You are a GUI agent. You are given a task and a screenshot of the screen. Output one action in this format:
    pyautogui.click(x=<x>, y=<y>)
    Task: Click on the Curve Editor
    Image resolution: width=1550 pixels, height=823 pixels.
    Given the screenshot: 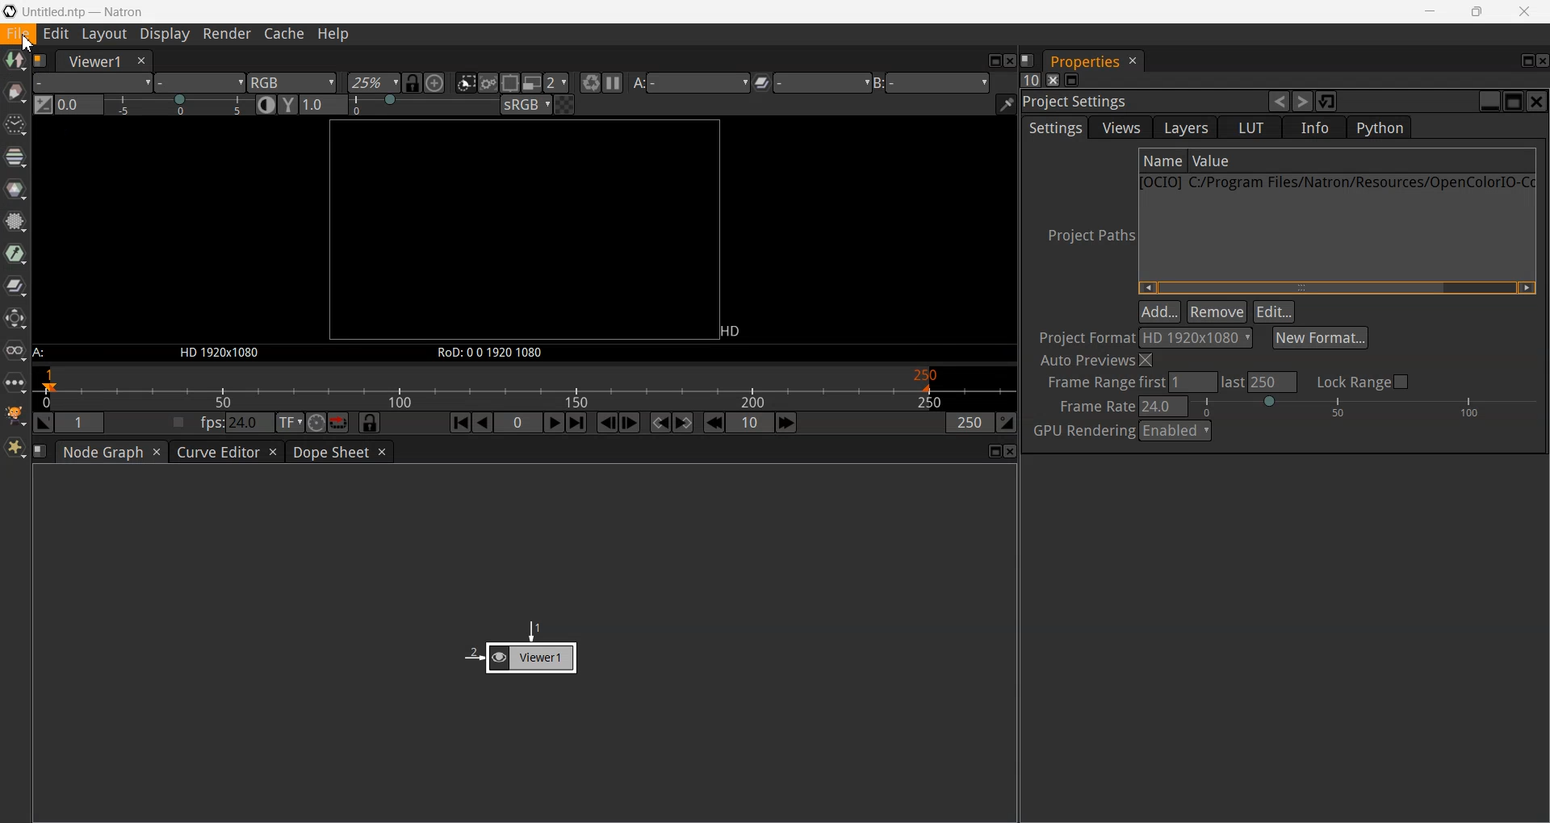 What is the action you would take?
    pyautogui.click(x=216, y=452)
    